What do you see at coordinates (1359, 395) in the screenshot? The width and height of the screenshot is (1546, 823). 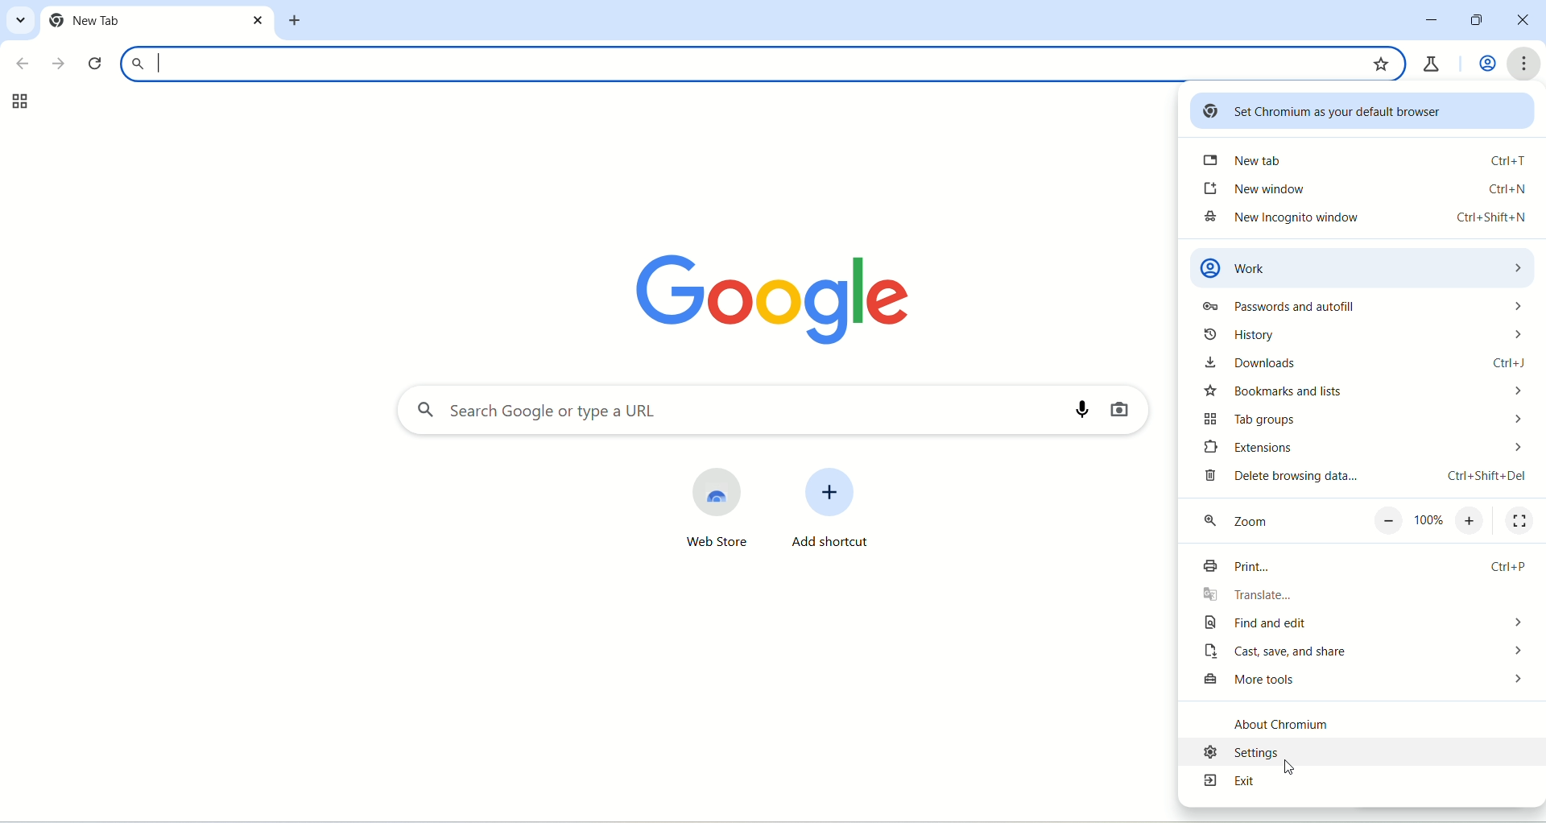 I see `bookmarks and lists` at bounding box center [1359, 395].